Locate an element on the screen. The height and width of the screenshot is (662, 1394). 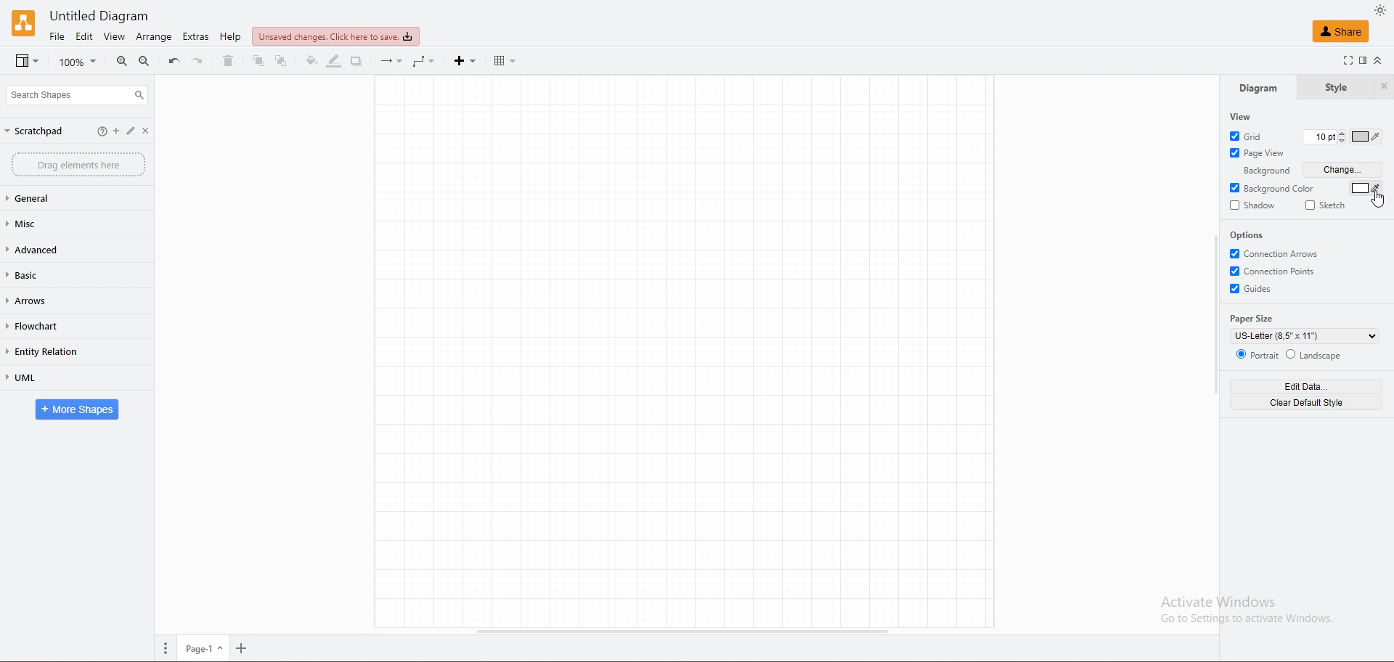
close  is located at coordinates (152, 131).